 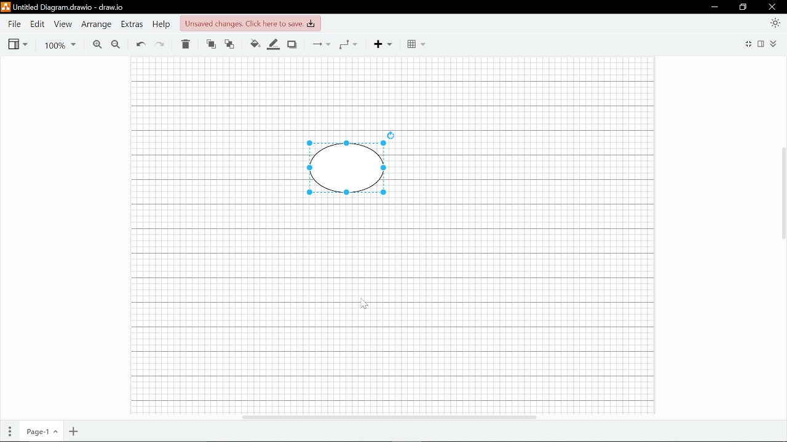 I want to click on Minimize, so click(x=714, y=7).